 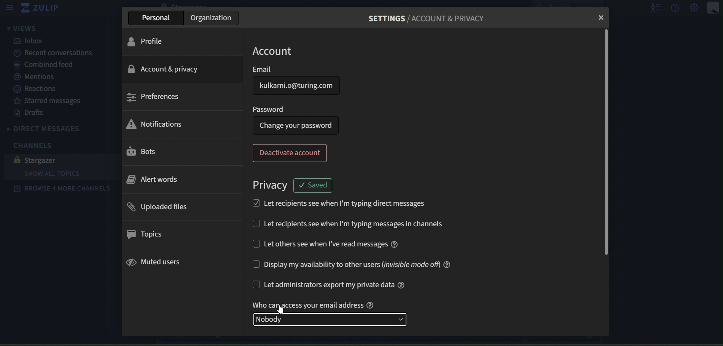 I want to click on main menu, so click(x=695, y=8).